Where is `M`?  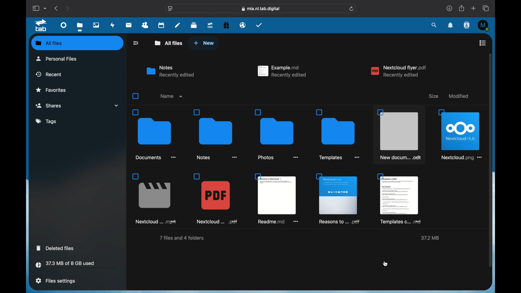
M is located at coordinates (484, 26).